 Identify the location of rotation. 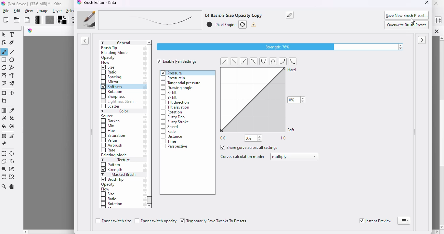
(112, 204).